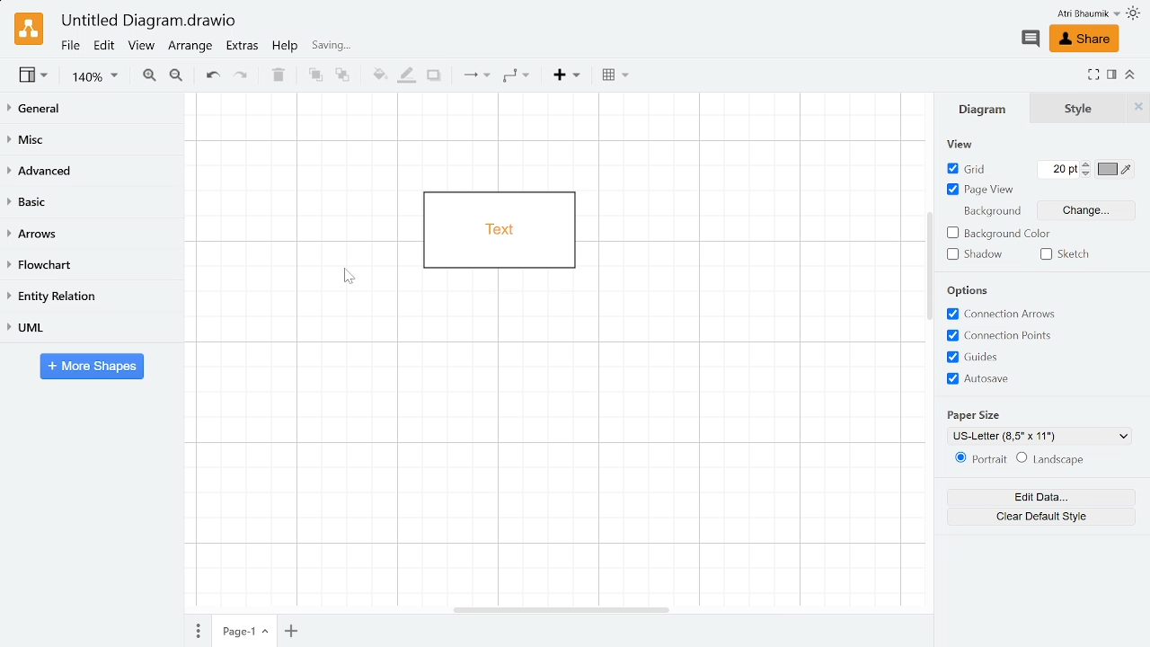 The height and width of the screenshot is (647, 1150). Describe the element at coordinates (407, 74) in the screenshot. I see `Fill line` at that location.